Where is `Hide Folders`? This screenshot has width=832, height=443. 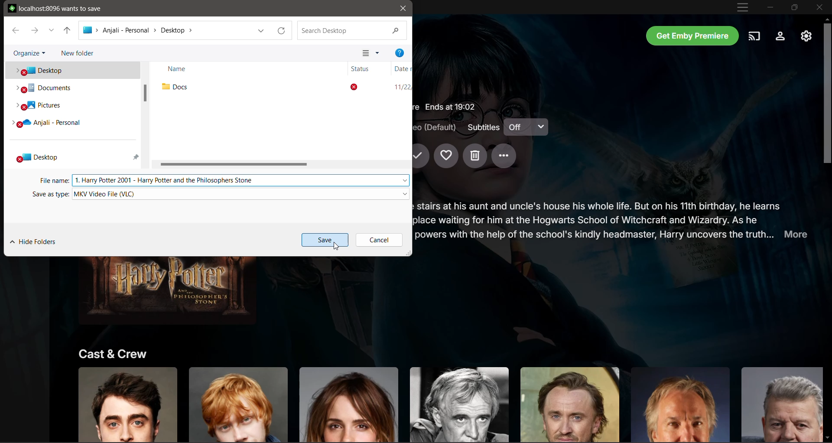
Hide Folders is located at coordinates (35, 241).